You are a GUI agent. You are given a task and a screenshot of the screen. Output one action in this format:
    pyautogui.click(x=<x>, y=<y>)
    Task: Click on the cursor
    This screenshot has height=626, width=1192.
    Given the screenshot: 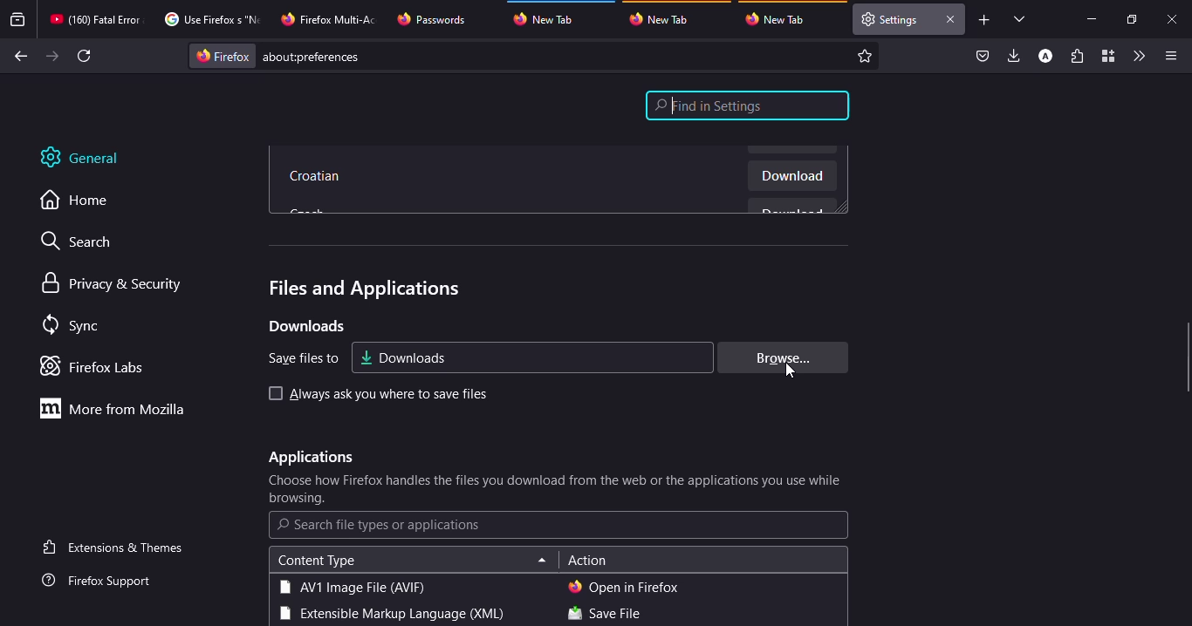 What is the action you would take?
    pyautogui.click(x=791, y=370)
    